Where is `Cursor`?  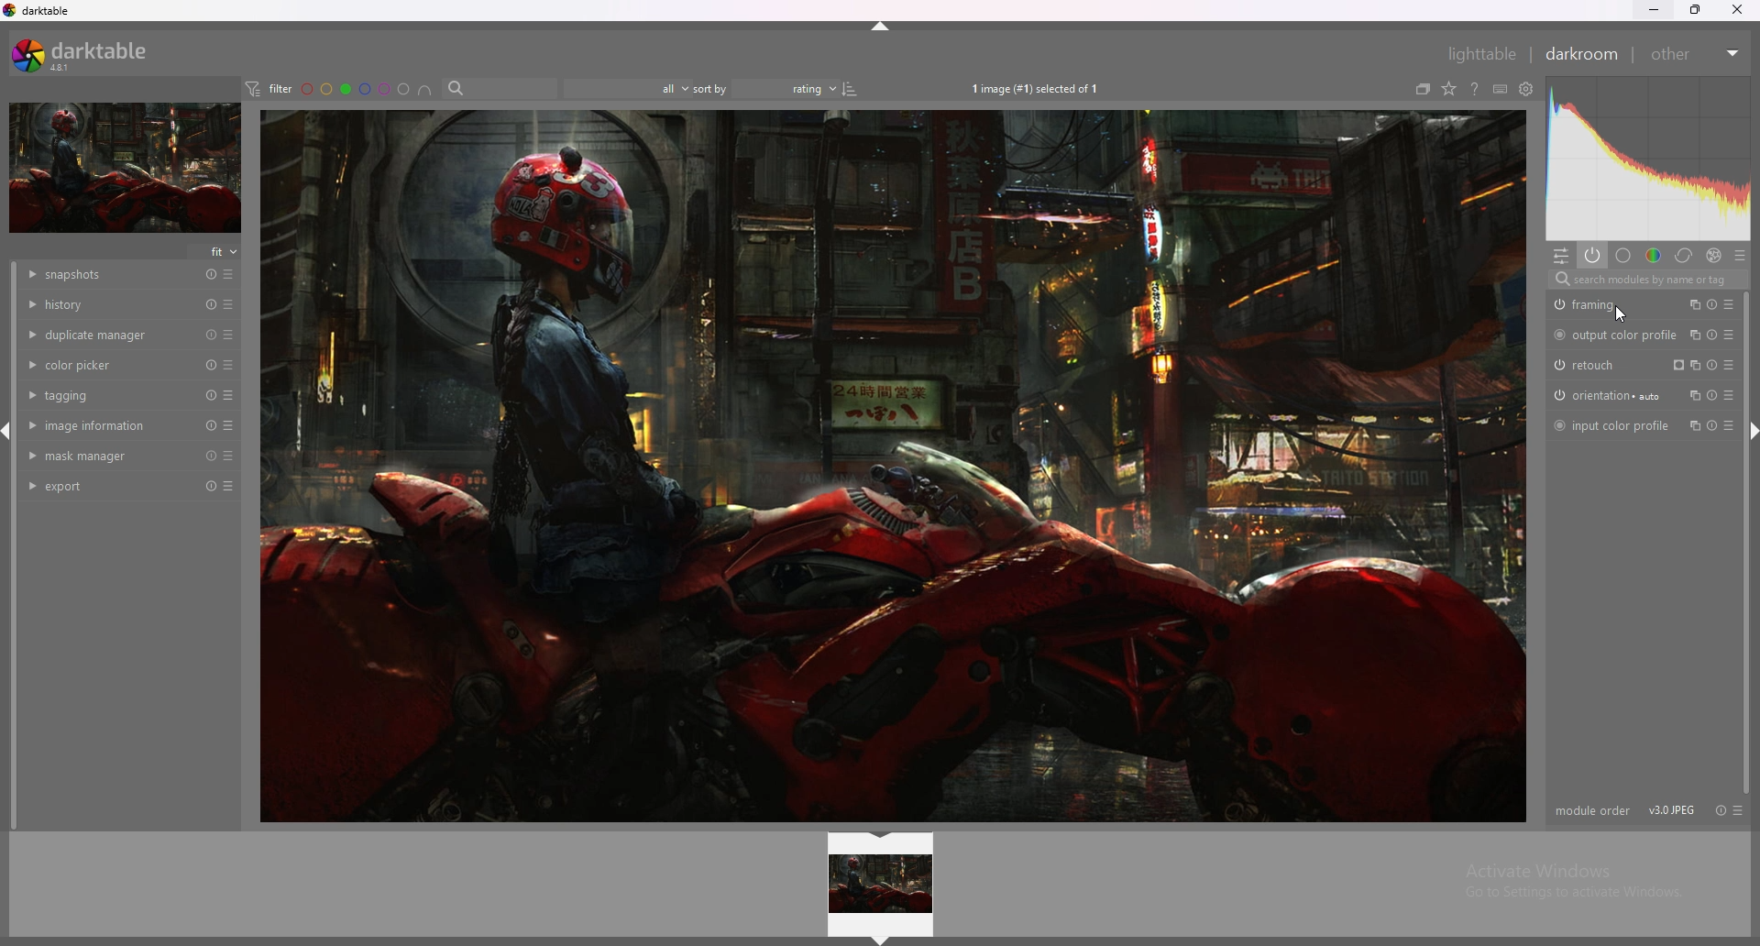 Cursor is located at coordinates (1621, 316).